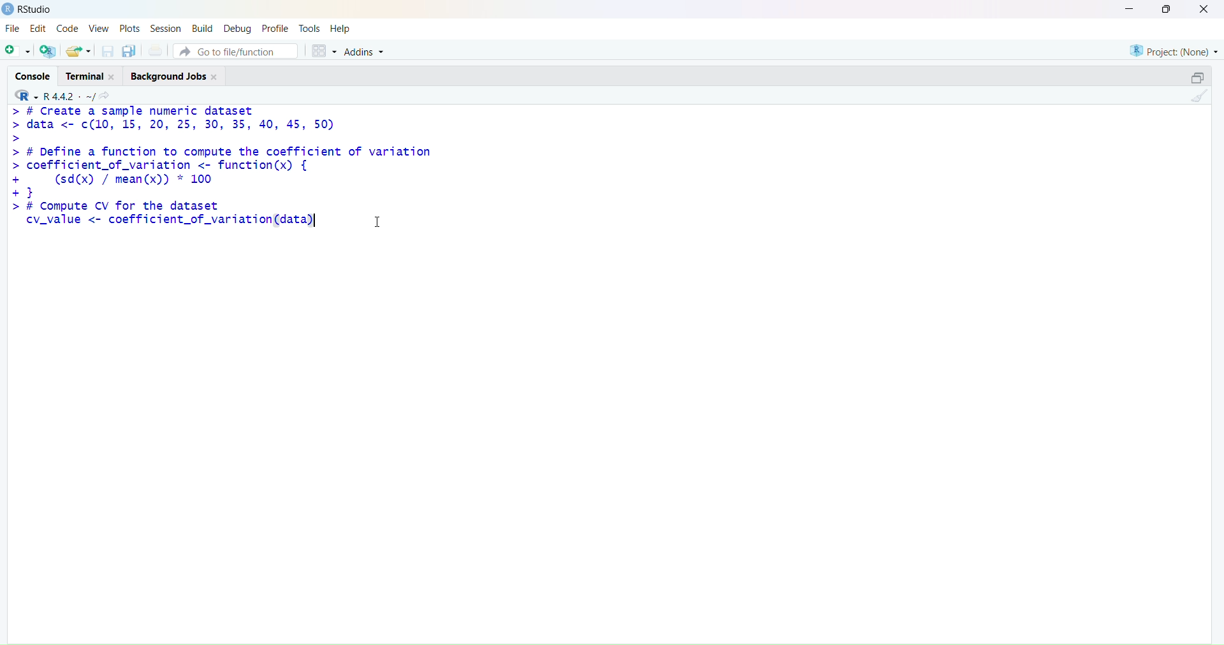 Image resolution: width=1224 pixels, height=645 pixels. I want to click on R 4.4.2 ~/, so click(69, 96).